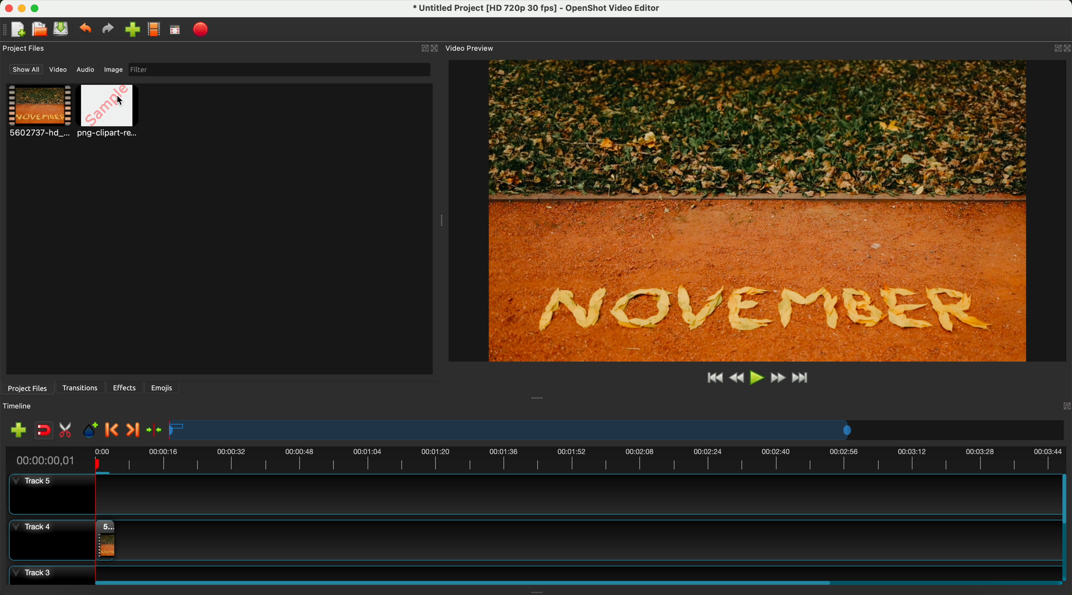 The width and height of the screenshot is (1072, 595). I want to click on maximize, so click(38, 7).